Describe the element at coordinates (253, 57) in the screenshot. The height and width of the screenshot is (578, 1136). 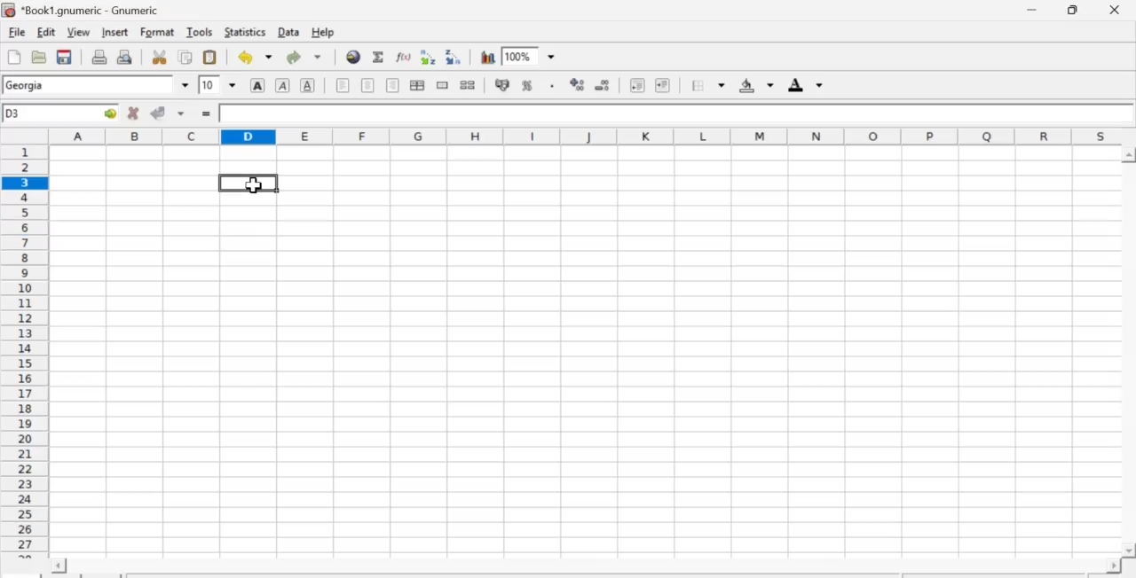
I see `Undo` at that location.